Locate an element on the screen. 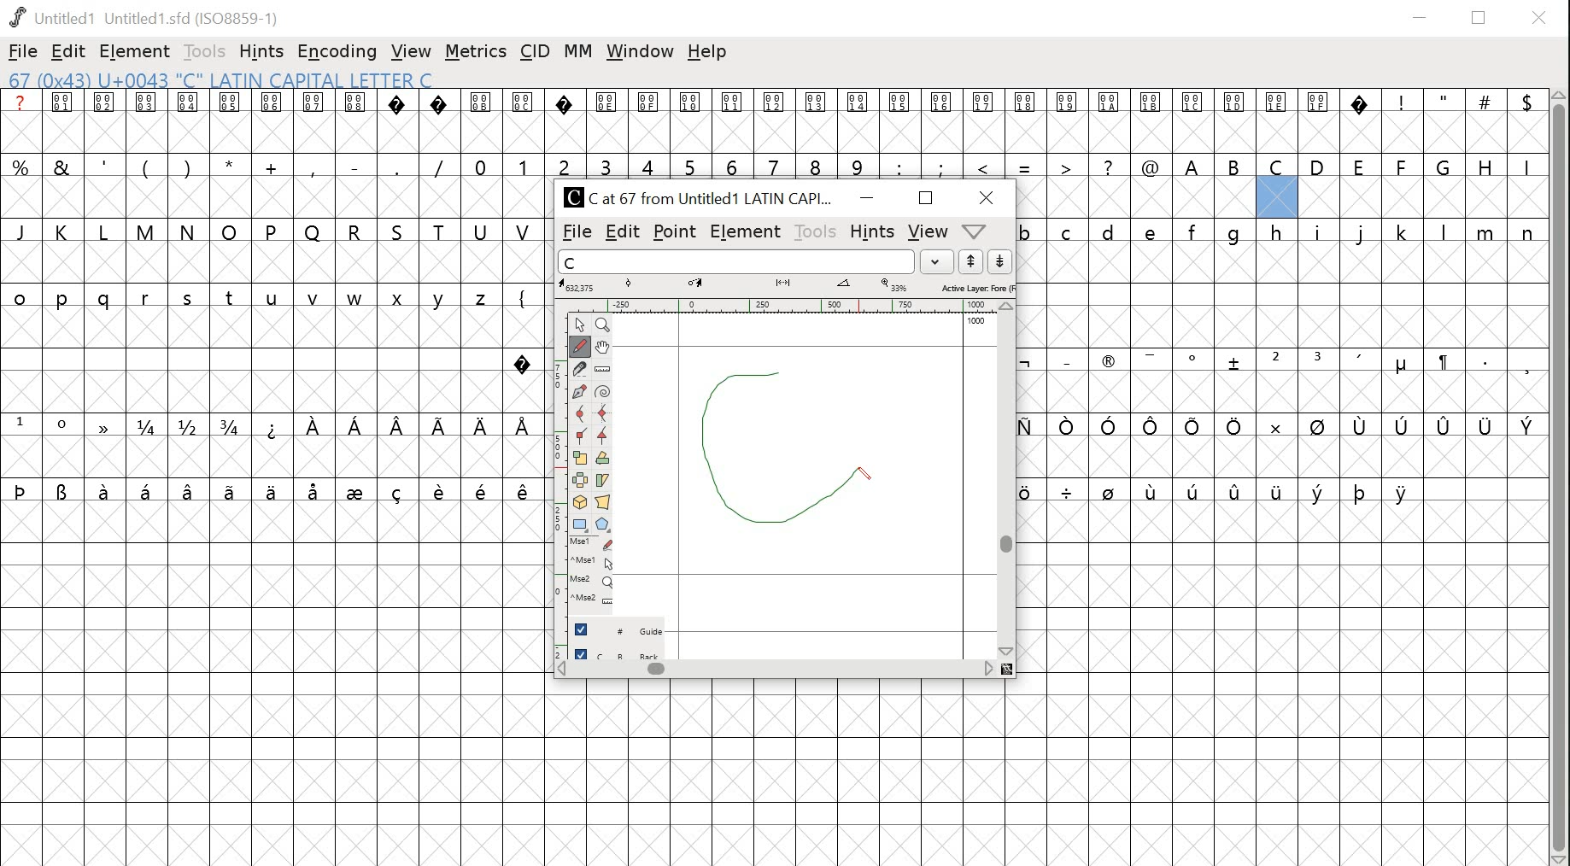  pan is located at coordinates (604, 348).